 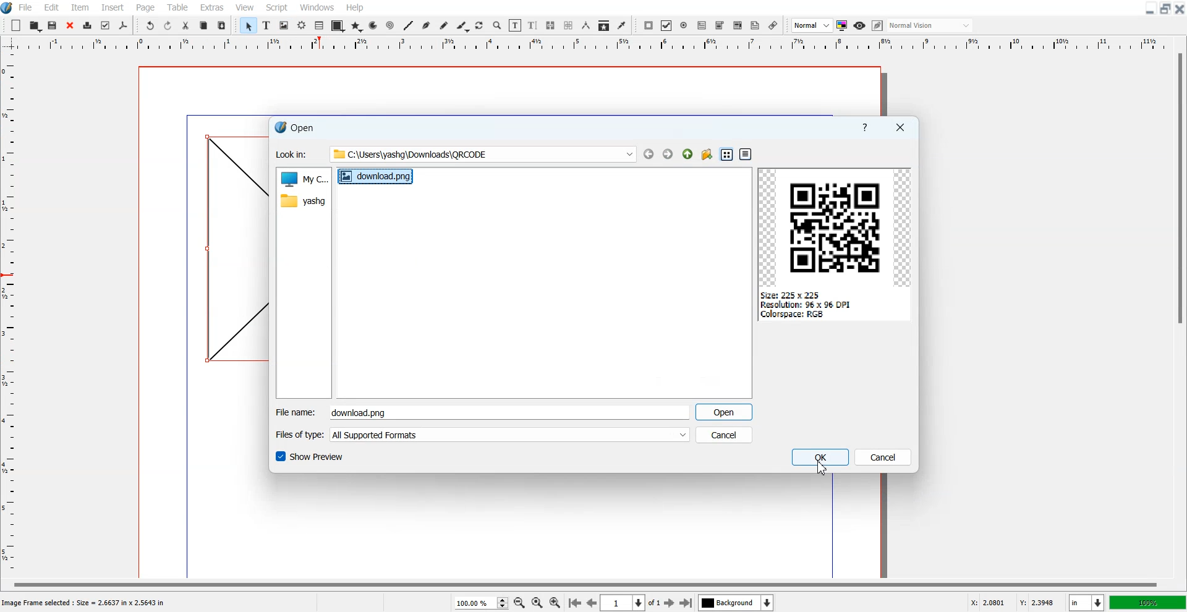 What do you see at coordinates (295, 128) in the screenshot?
I see `Text` at bounding box center [295, 128].